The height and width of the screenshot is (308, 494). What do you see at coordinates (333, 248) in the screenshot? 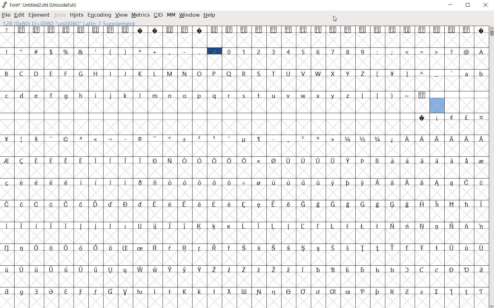
I see `glyph` at bounding box center [333, 248].